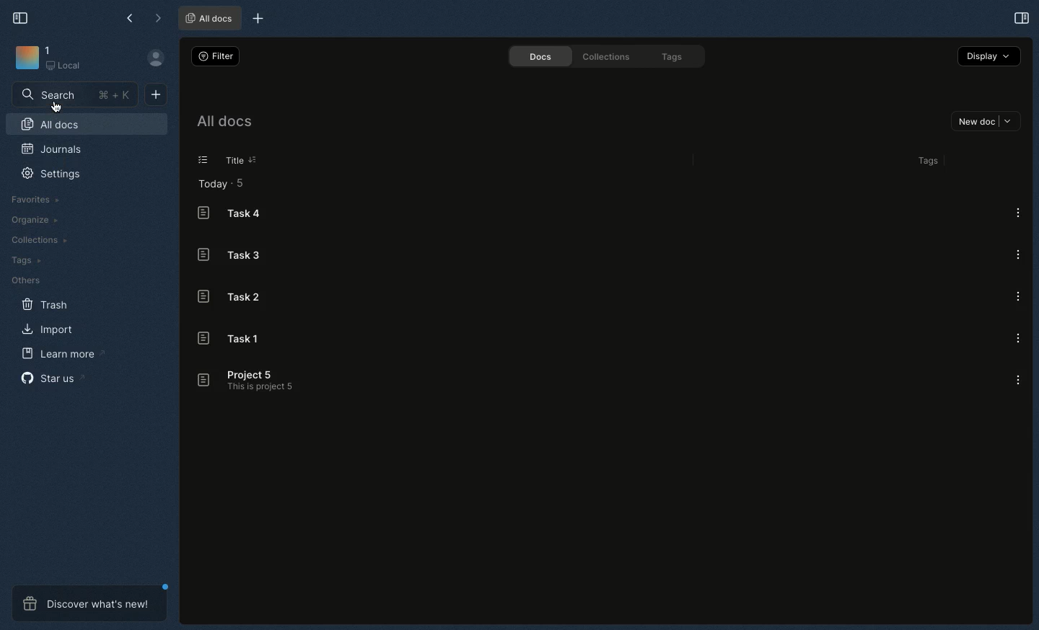  I want to click on Tags, so click(926, 159).